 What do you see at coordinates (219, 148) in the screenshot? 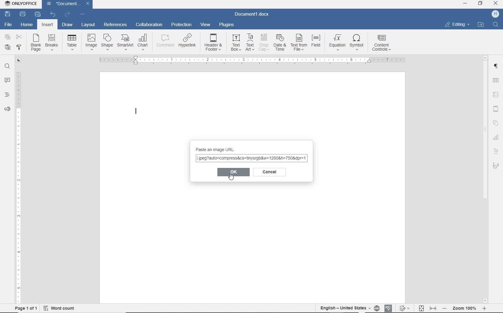
I see `paste an image URL` at bounding box center [219, 148].